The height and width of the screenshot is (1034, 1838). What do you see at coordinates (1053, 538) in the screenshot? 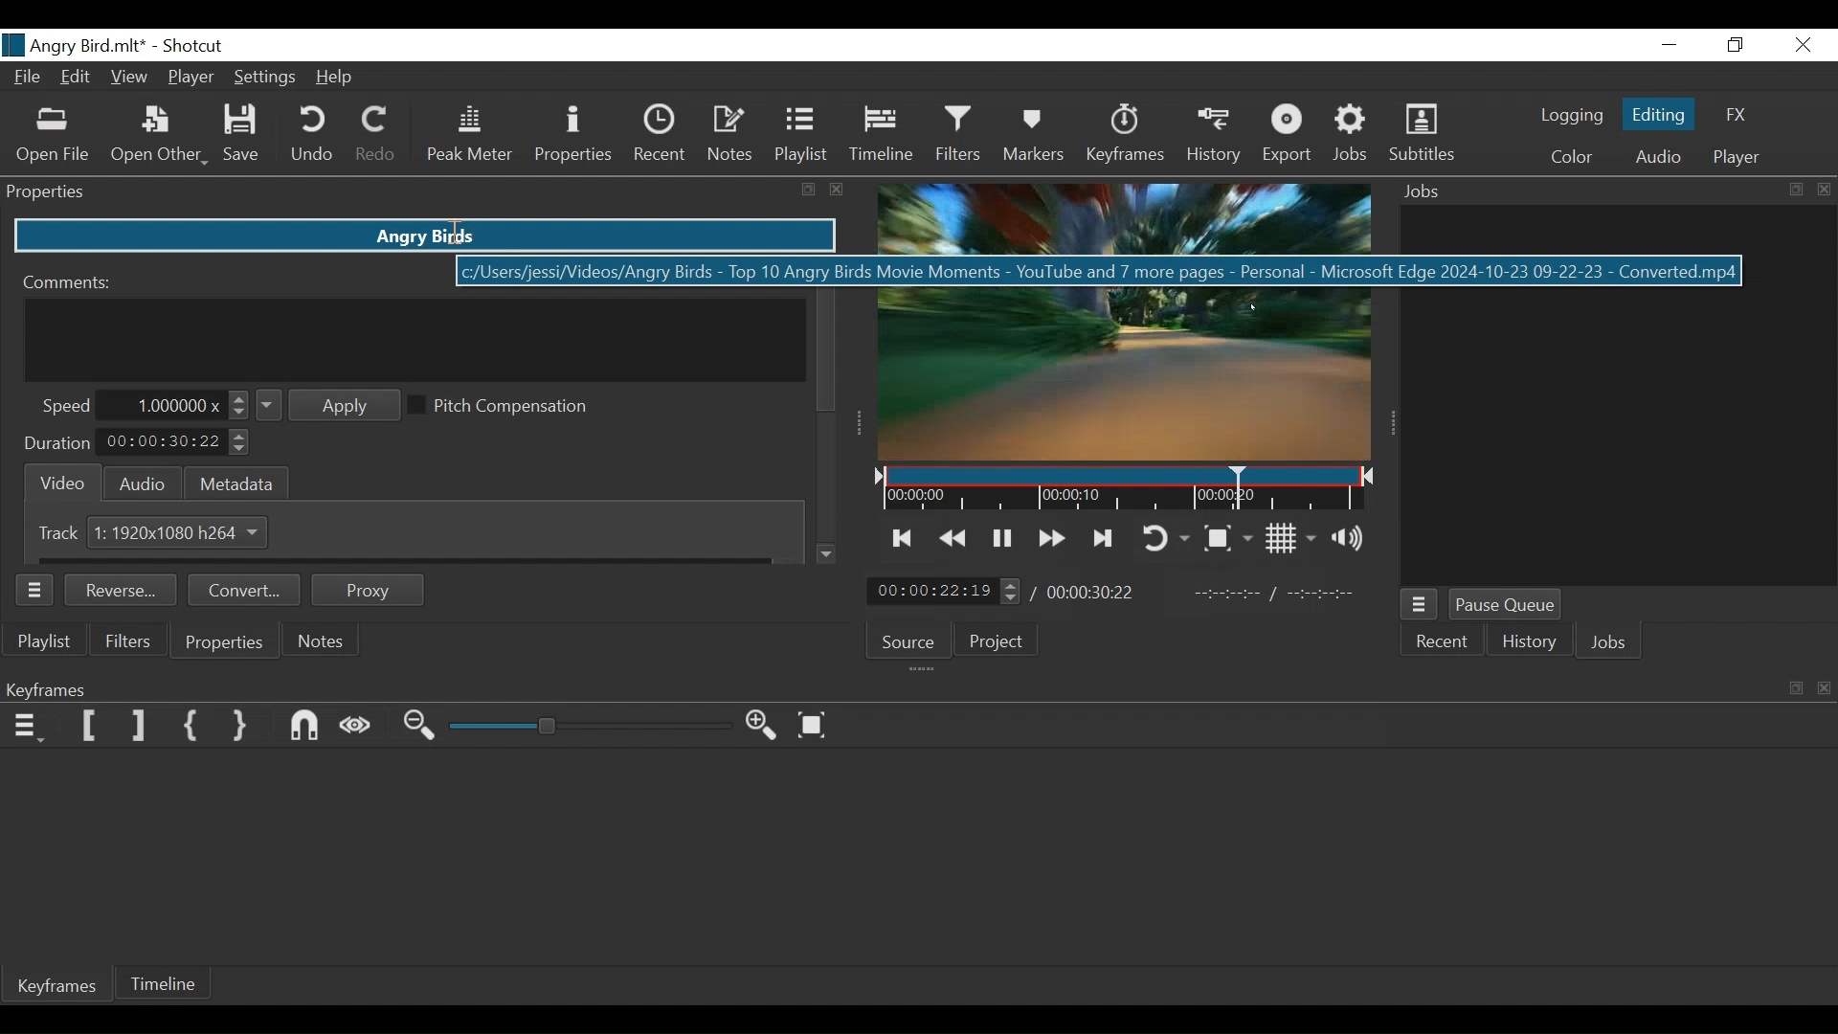
I see `Play forwar quickly` at bounding box center [1053, 538].